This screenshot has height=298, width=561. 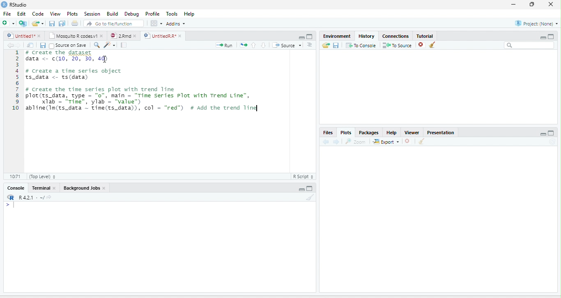 I want to click on Build, so click(x=112, y=14).